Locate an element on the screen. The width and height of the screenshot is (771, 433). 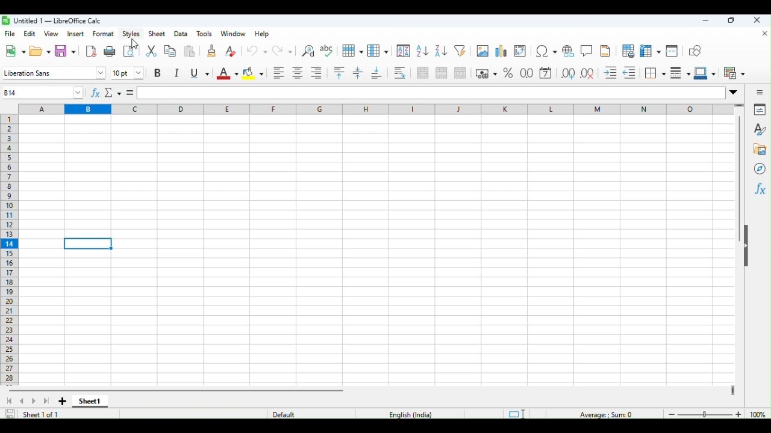
Borders is located at coordinates (654, 74).